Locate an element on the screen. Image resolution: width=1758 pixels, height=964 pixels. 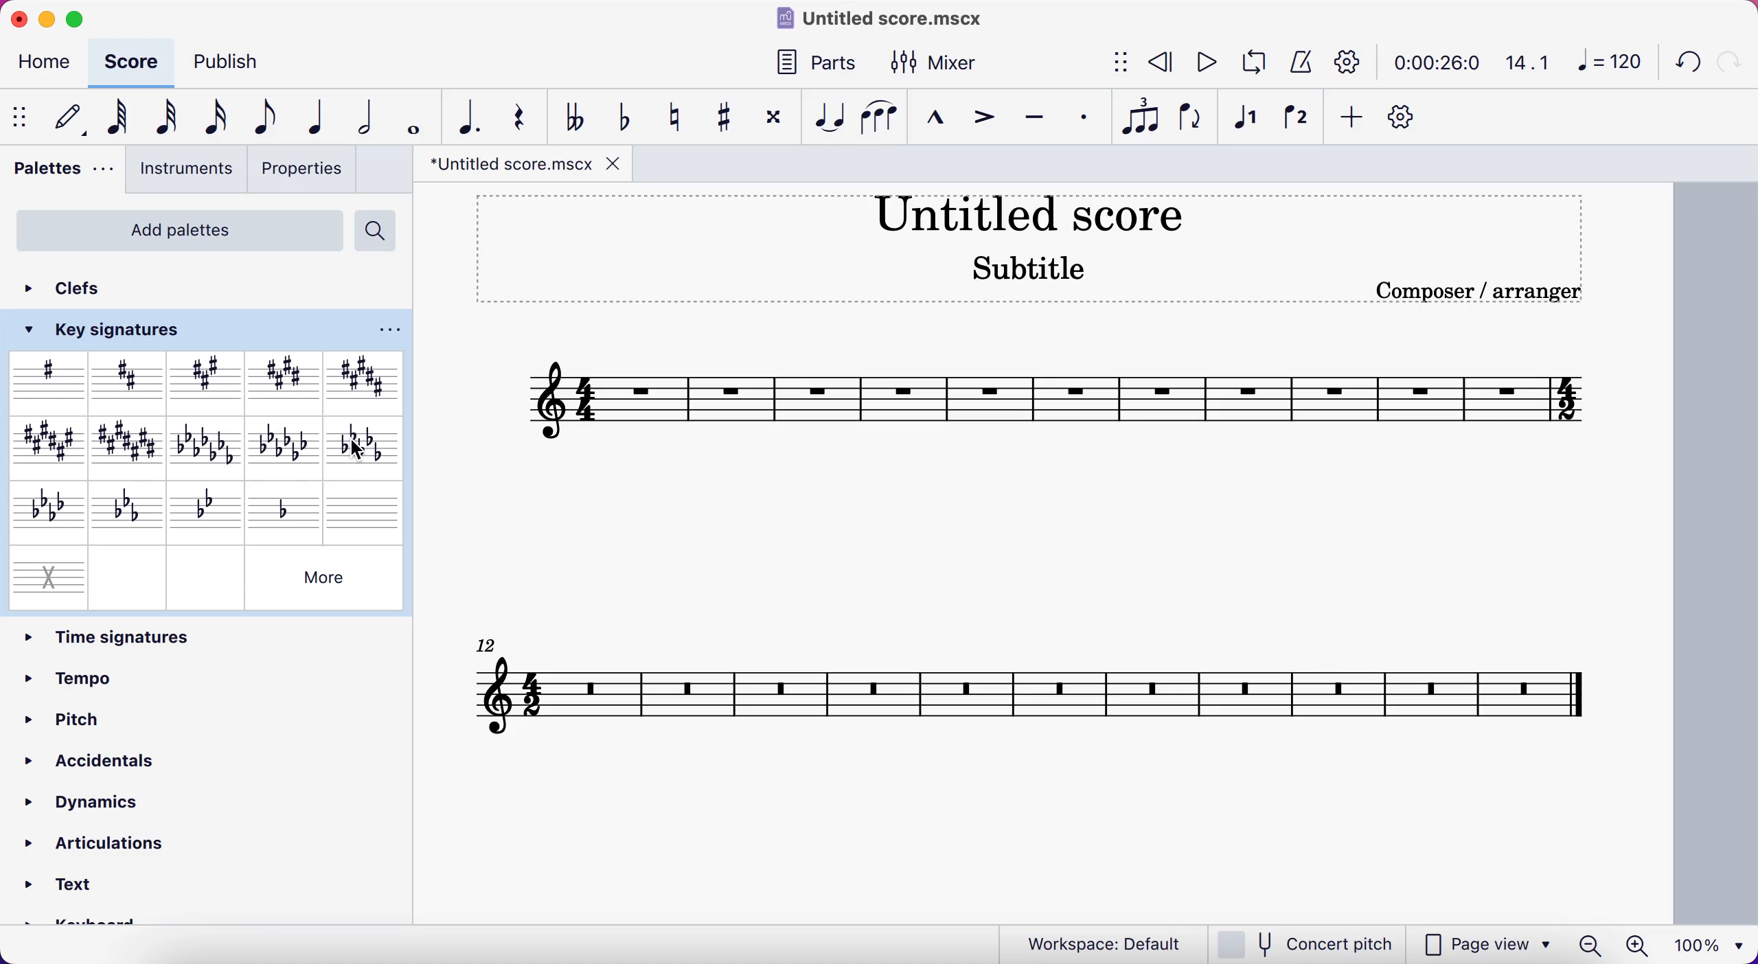
14.1 is located at coordinates (1527, 59).